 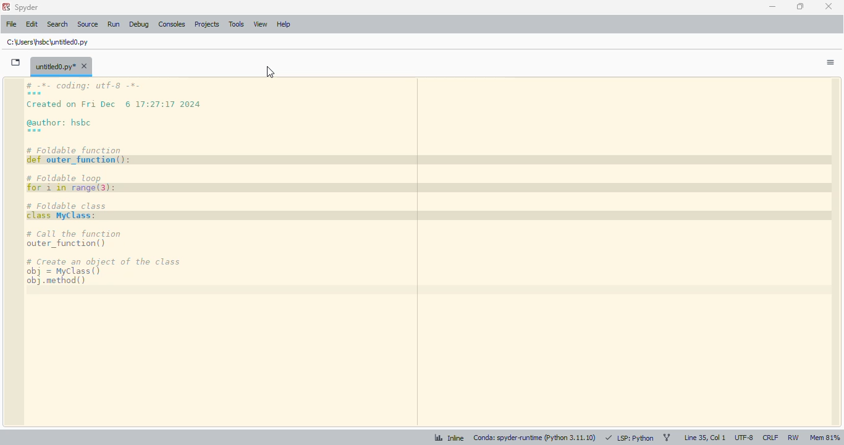 What do you see at coordinates (773, 7) in the screenshot?
I see `minimize` at bounding box center [773, 7].